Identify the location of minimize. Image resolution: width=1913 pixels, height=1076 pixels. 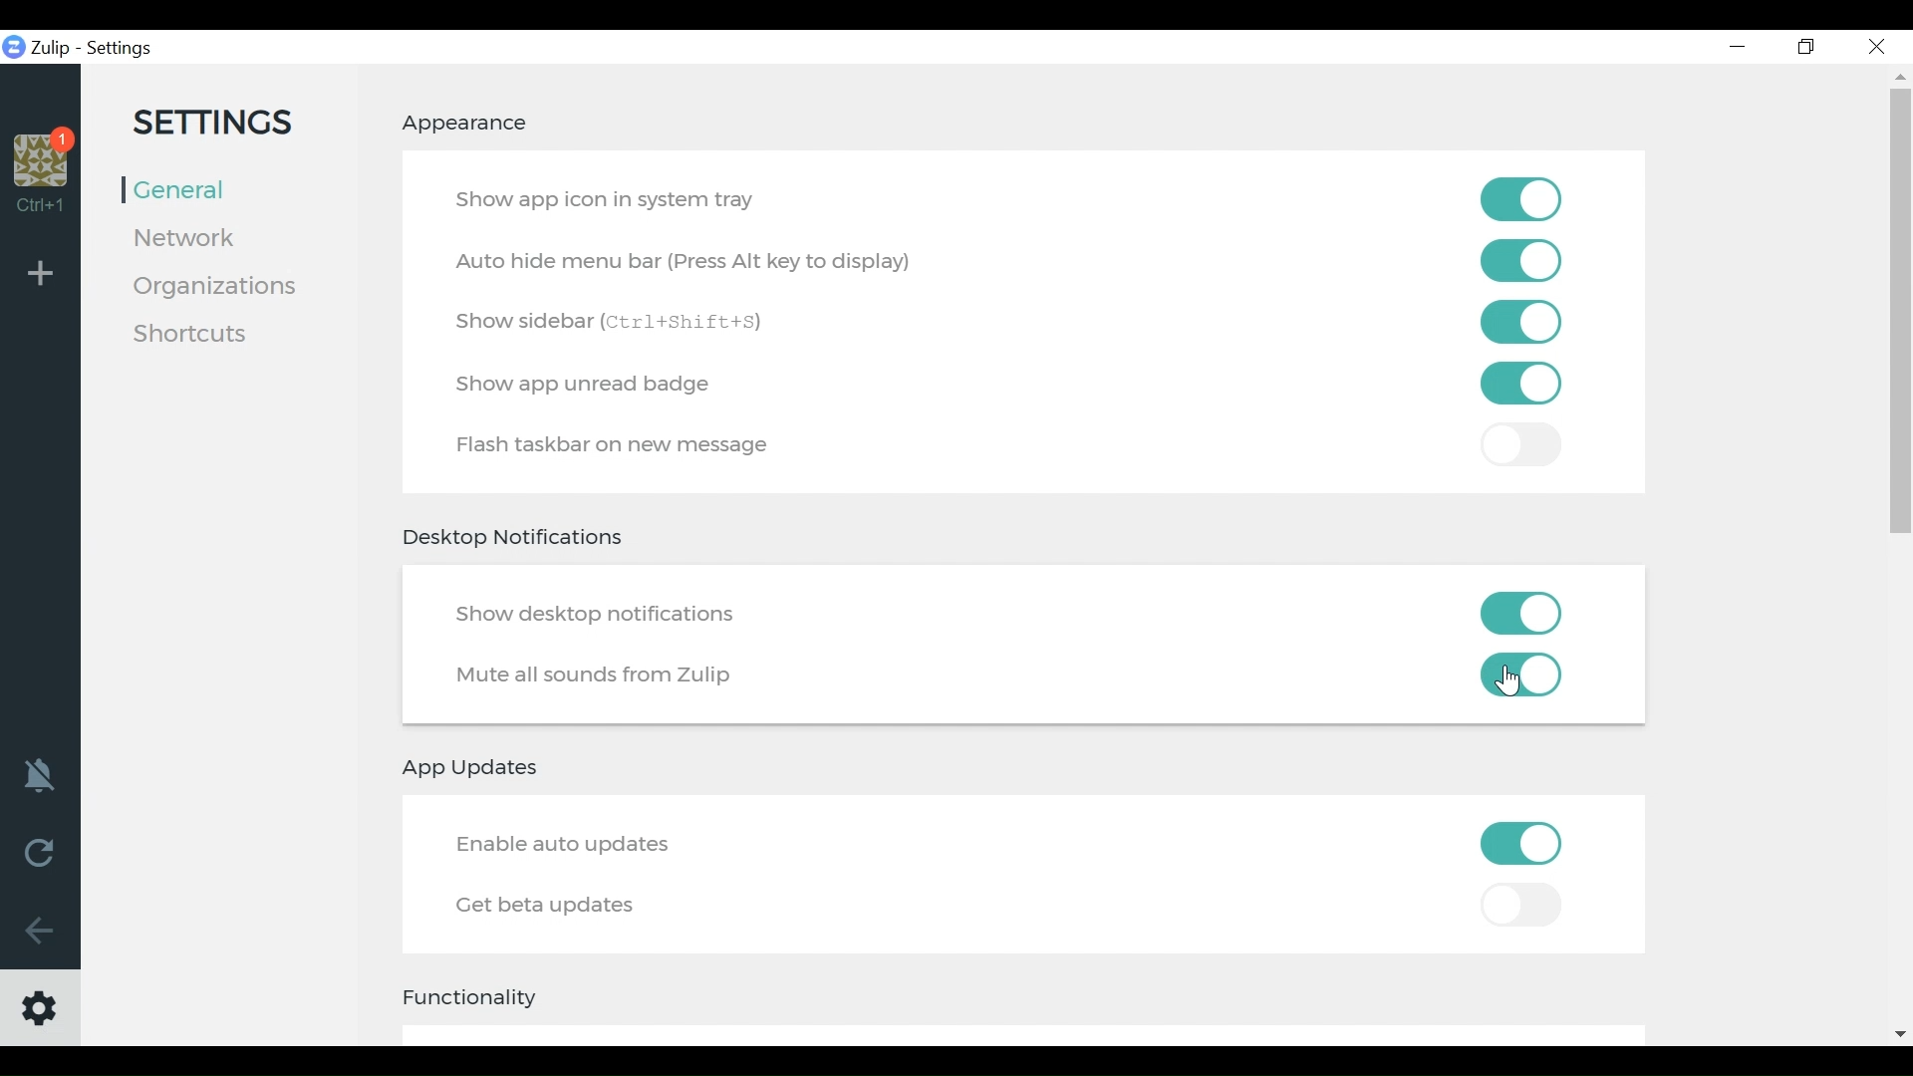
(1735, 46).